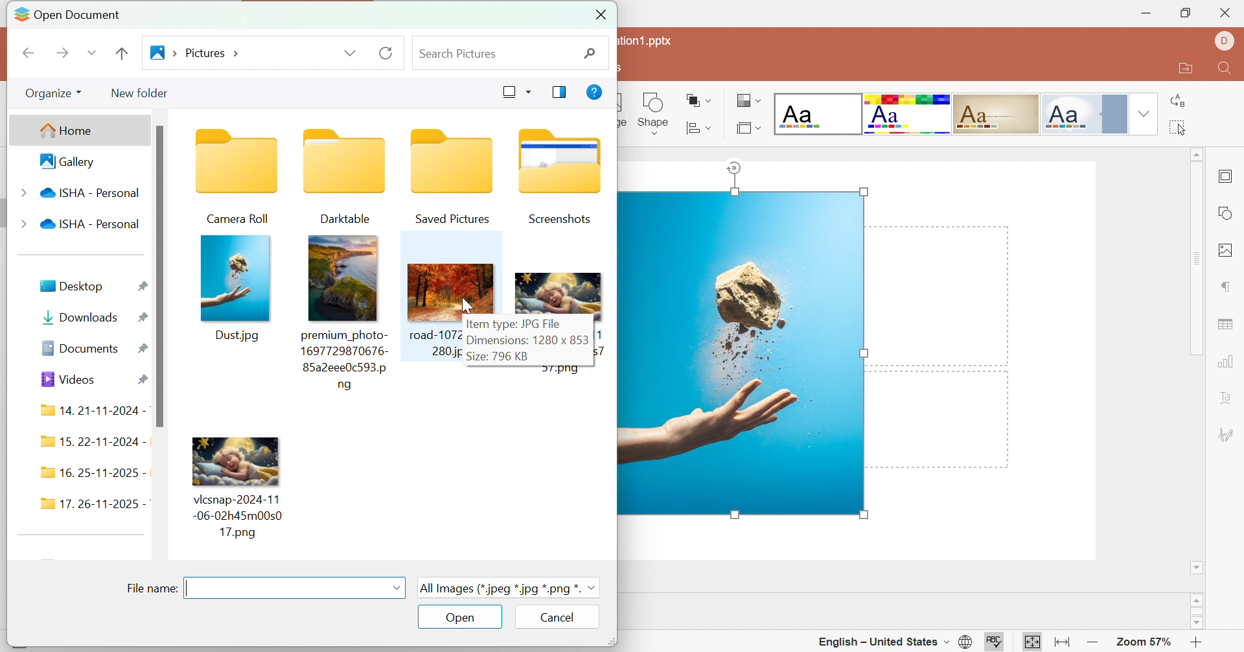  What do you see at coordinates (519, 91) in the screenshot?
I see `Change your view` at bounding box center [519, 91].